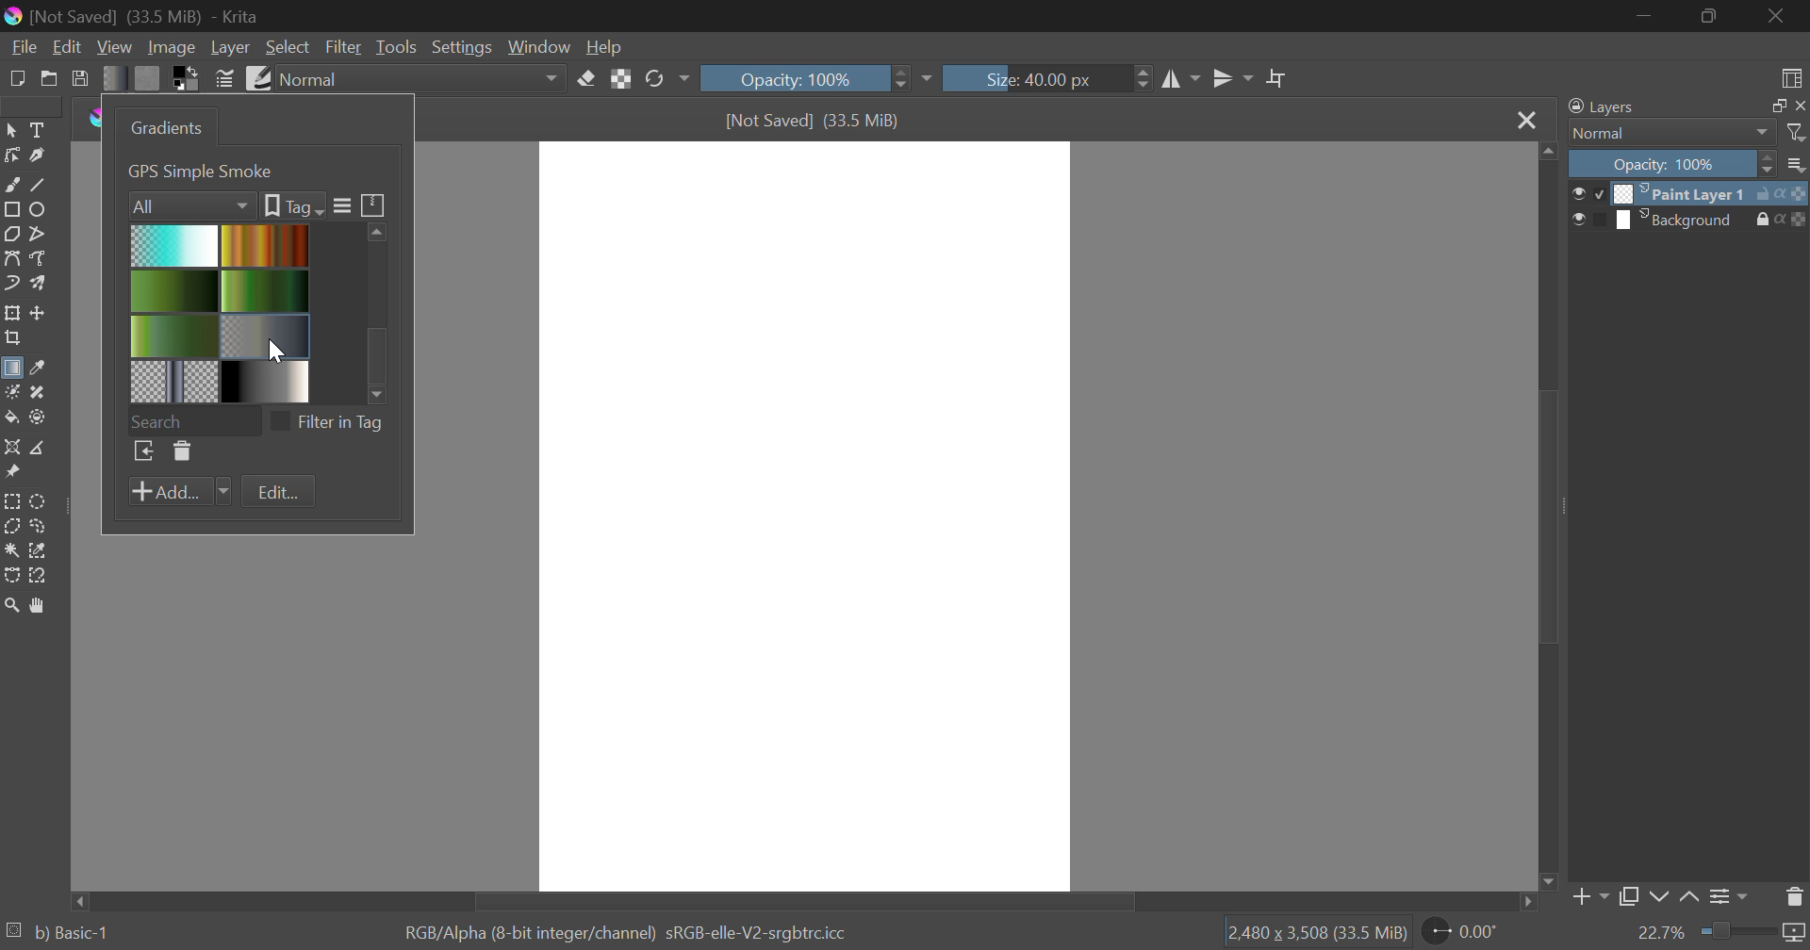 The image size is (1810, 950). I want to click on Gradient 8, so click(262, 381).